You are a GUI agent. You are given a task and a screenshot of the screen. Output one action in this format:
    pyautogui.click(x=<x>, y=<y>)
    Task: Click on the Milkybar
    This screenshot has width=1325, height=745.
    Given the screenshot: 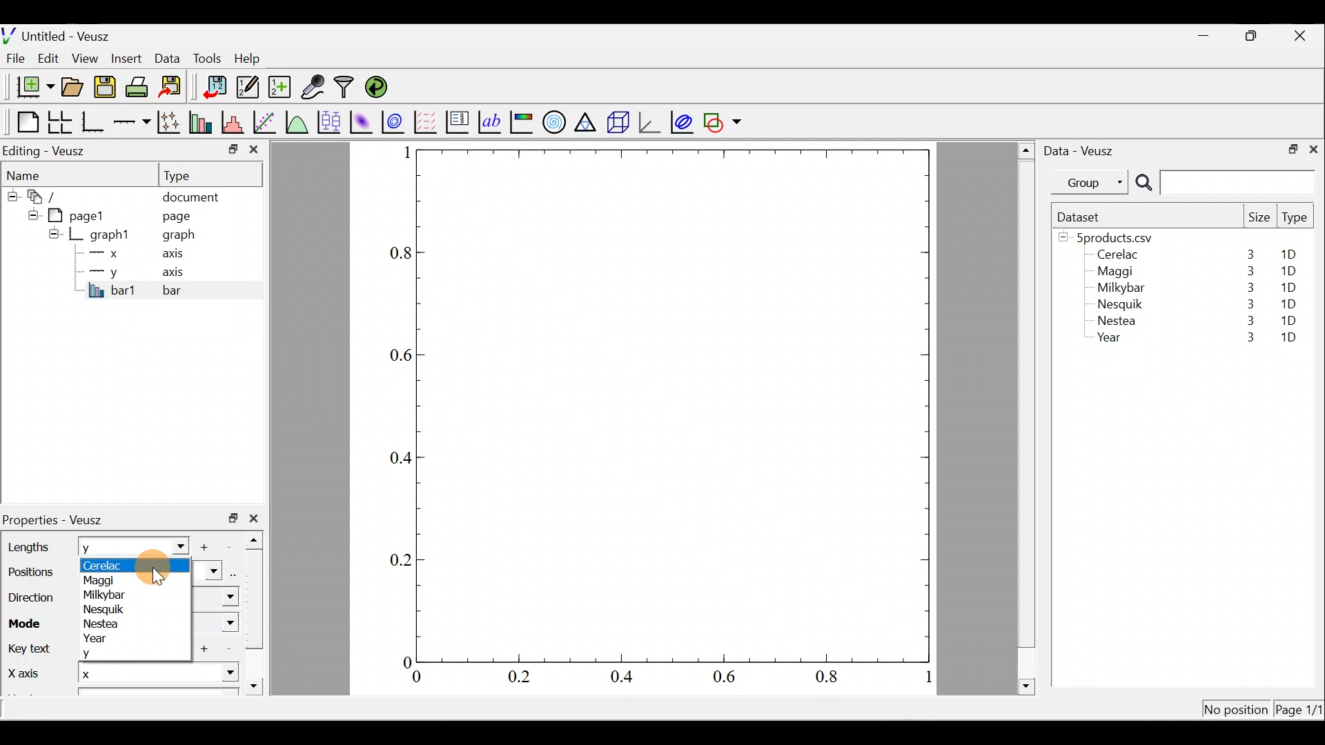 What is the action you would take?
    pyautogui.click(x=108, y=594)
    